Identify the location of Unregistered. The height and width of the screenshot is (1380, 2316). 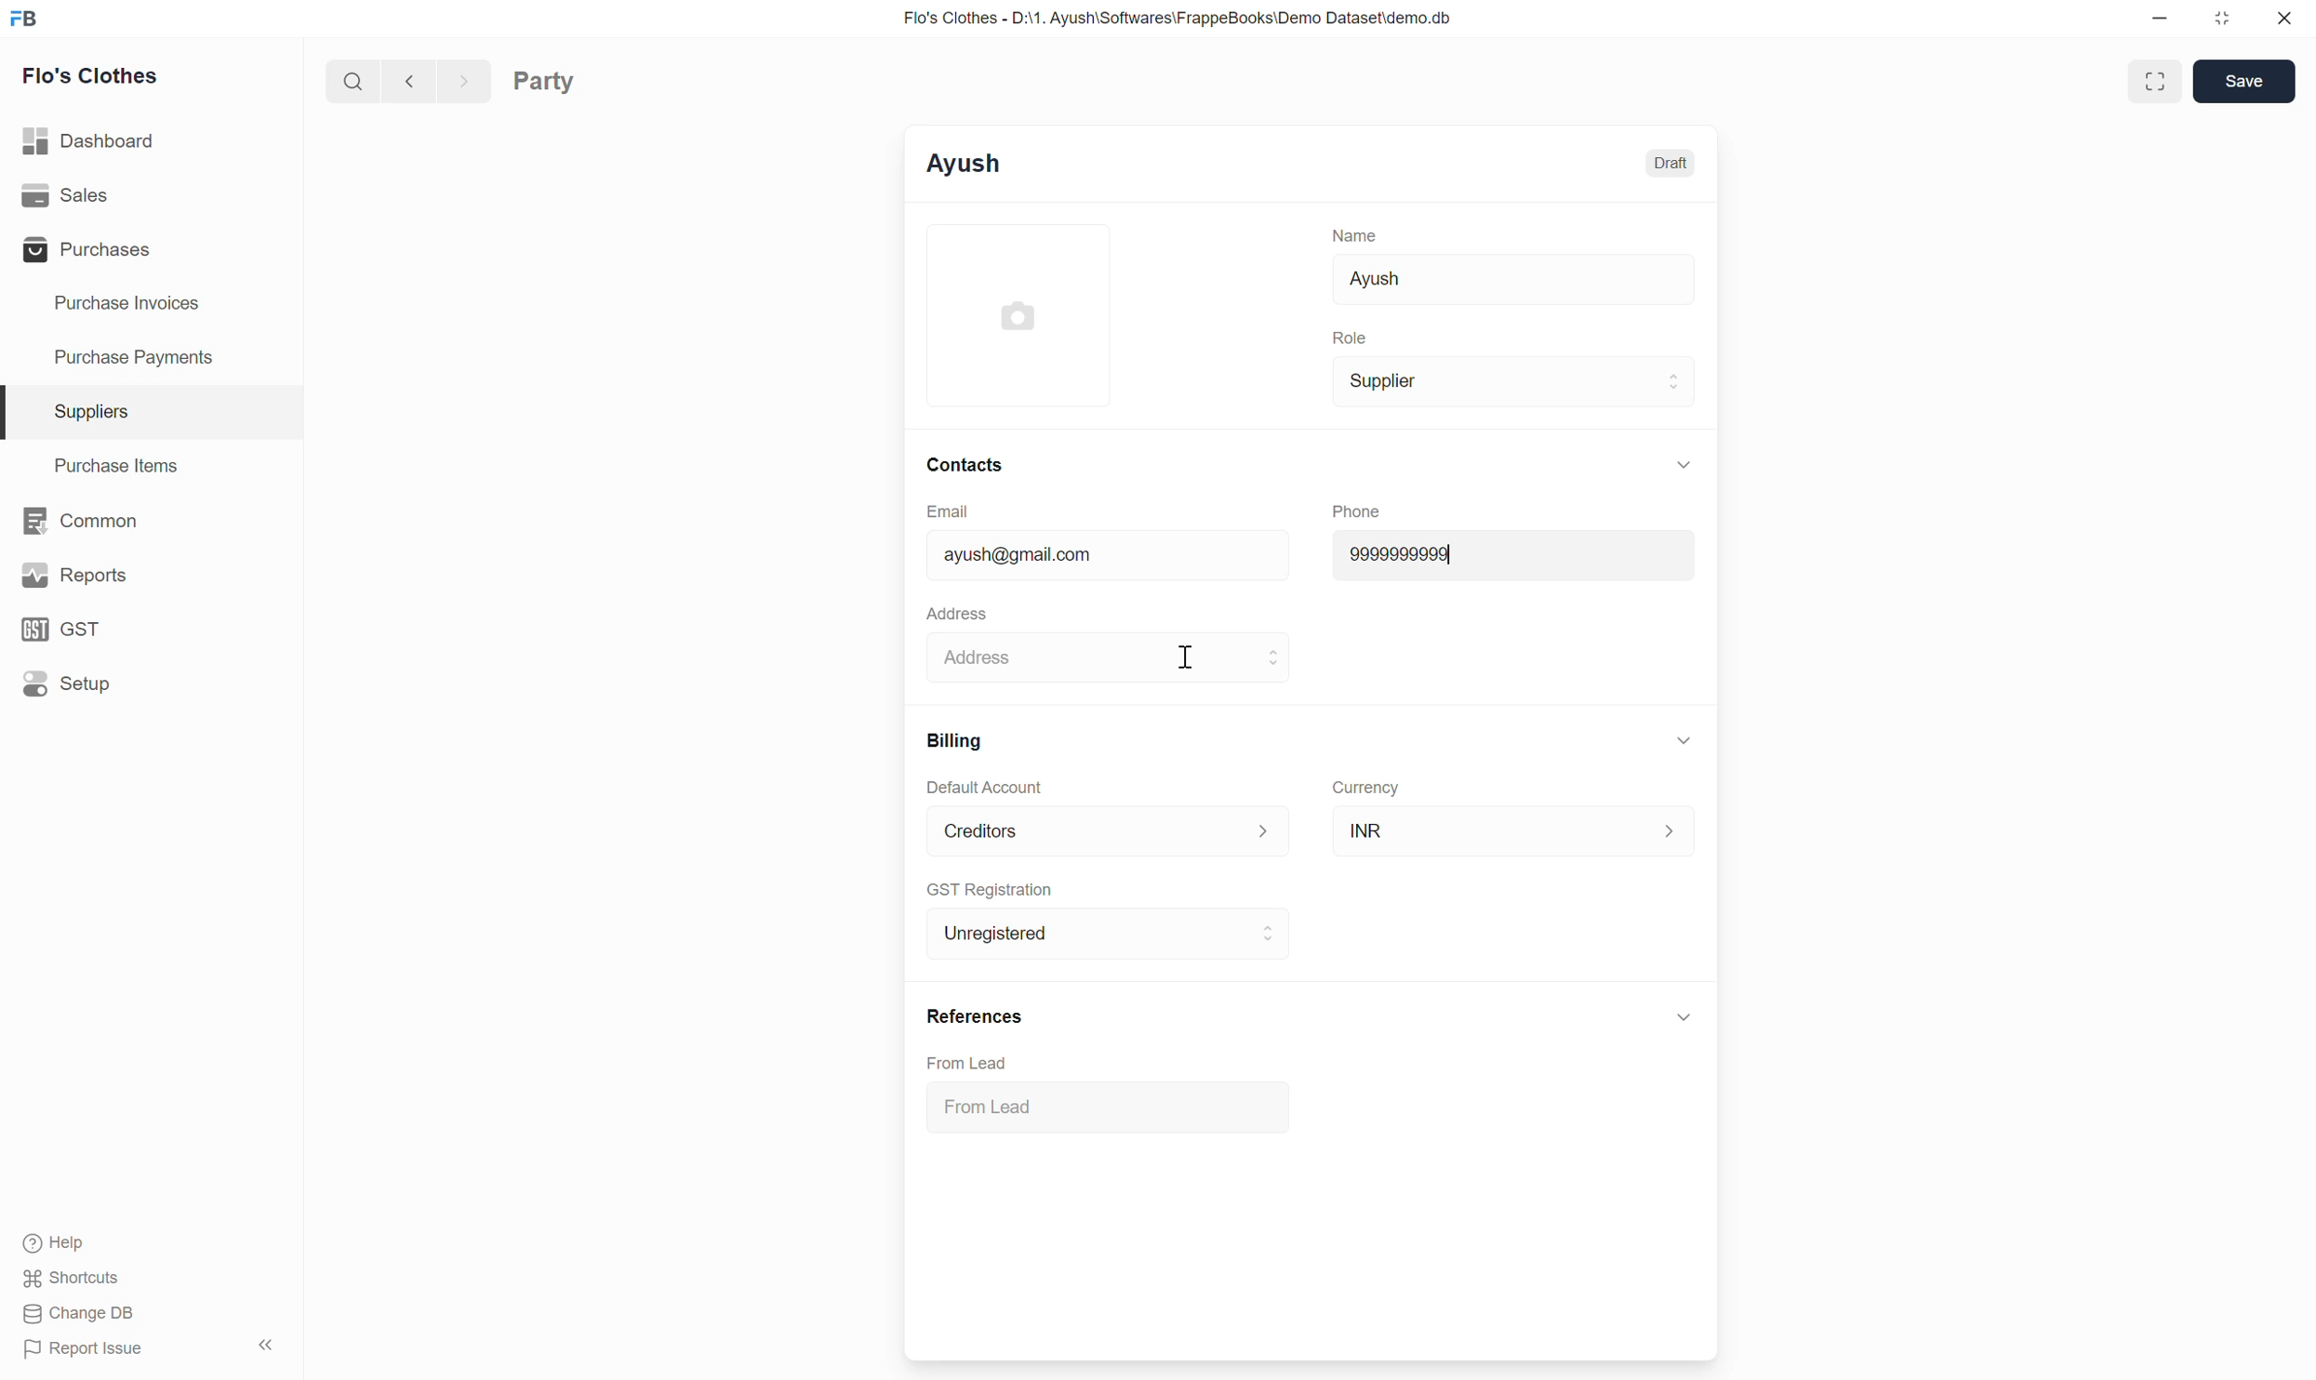
(1109, 934).